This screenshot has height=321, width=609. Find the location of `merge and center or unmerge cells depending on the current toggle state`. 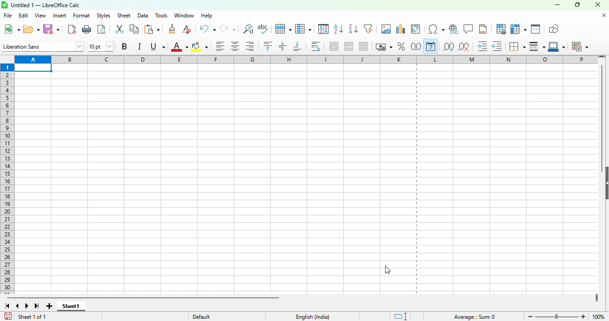

merge and center or unmerge cells depending on the current toggle state is located at coordinates (334, 46).